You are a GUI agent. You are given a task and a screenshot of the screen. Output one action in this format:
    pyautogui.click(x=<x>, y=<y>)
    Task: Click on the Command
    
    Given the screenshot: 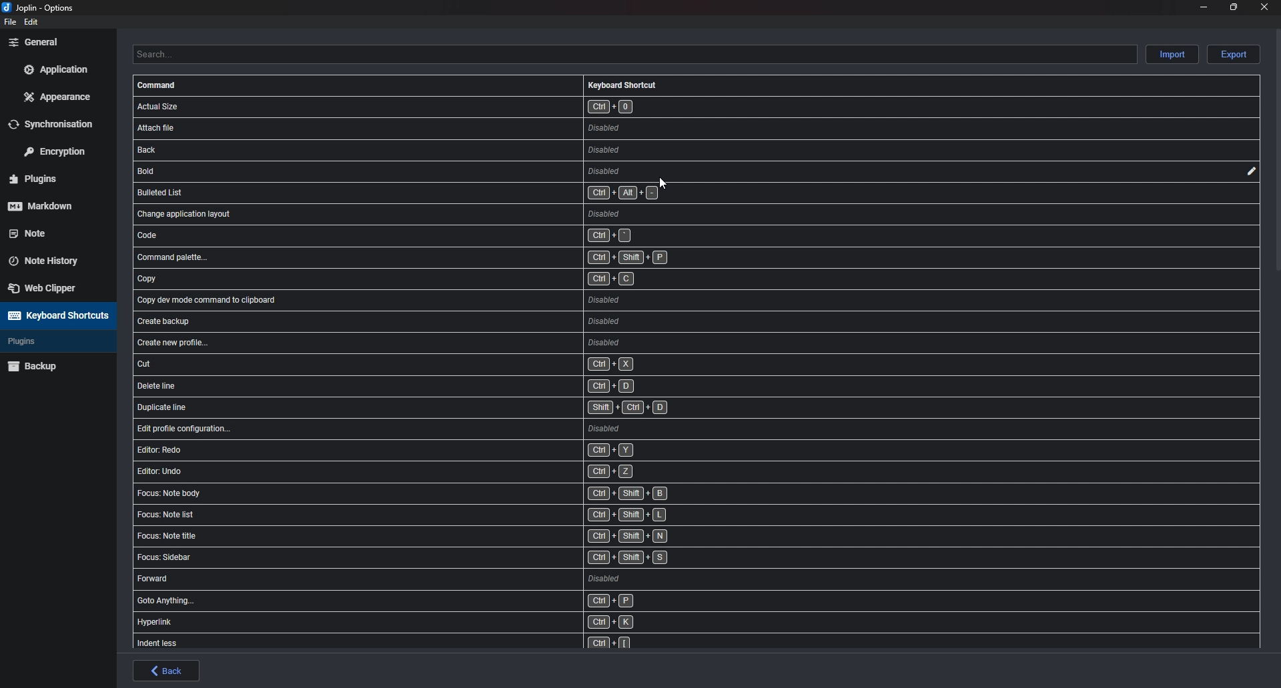 What is the action you would take?
    pyautogui.click(x=159, y=85)
    